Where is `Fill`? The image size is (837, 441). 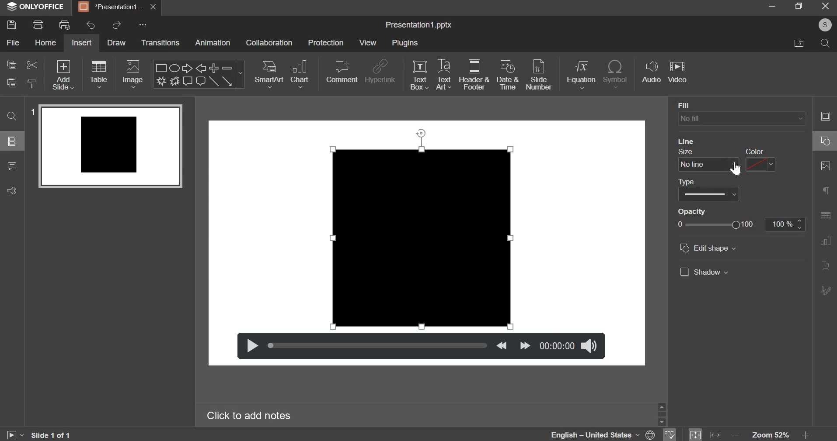 Fill is located at coordinates (686, 103).